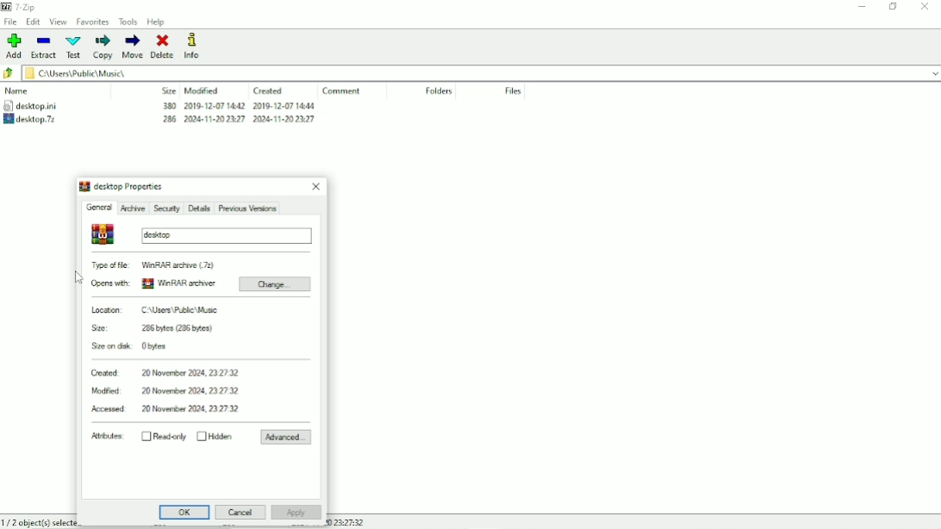 The height and width of the screenshot is (529, 941). What do you see at coordinates (94, 22) in the screenshot?
I see `Favorites` at bounding box center [94, 22].